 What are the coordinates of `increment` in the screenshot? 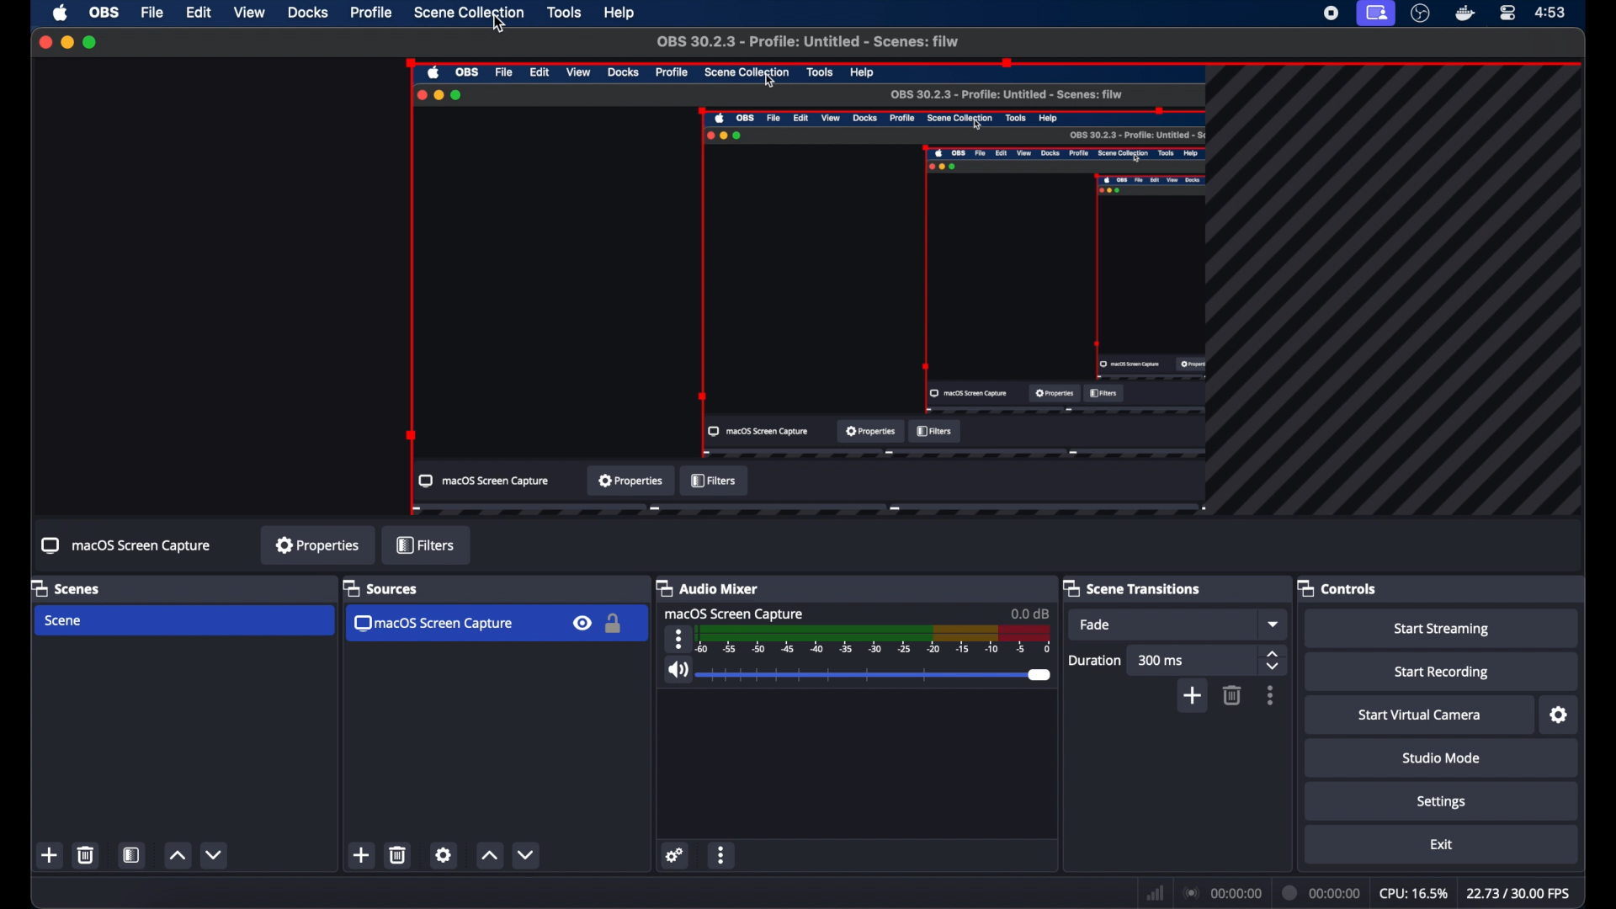 It's located at (177, 855).